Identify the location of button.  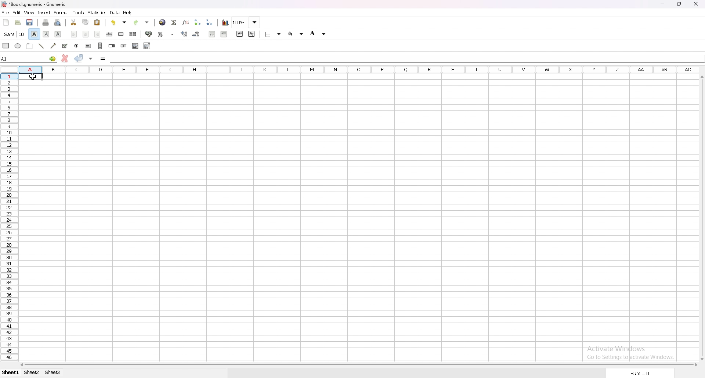
(88, 46).